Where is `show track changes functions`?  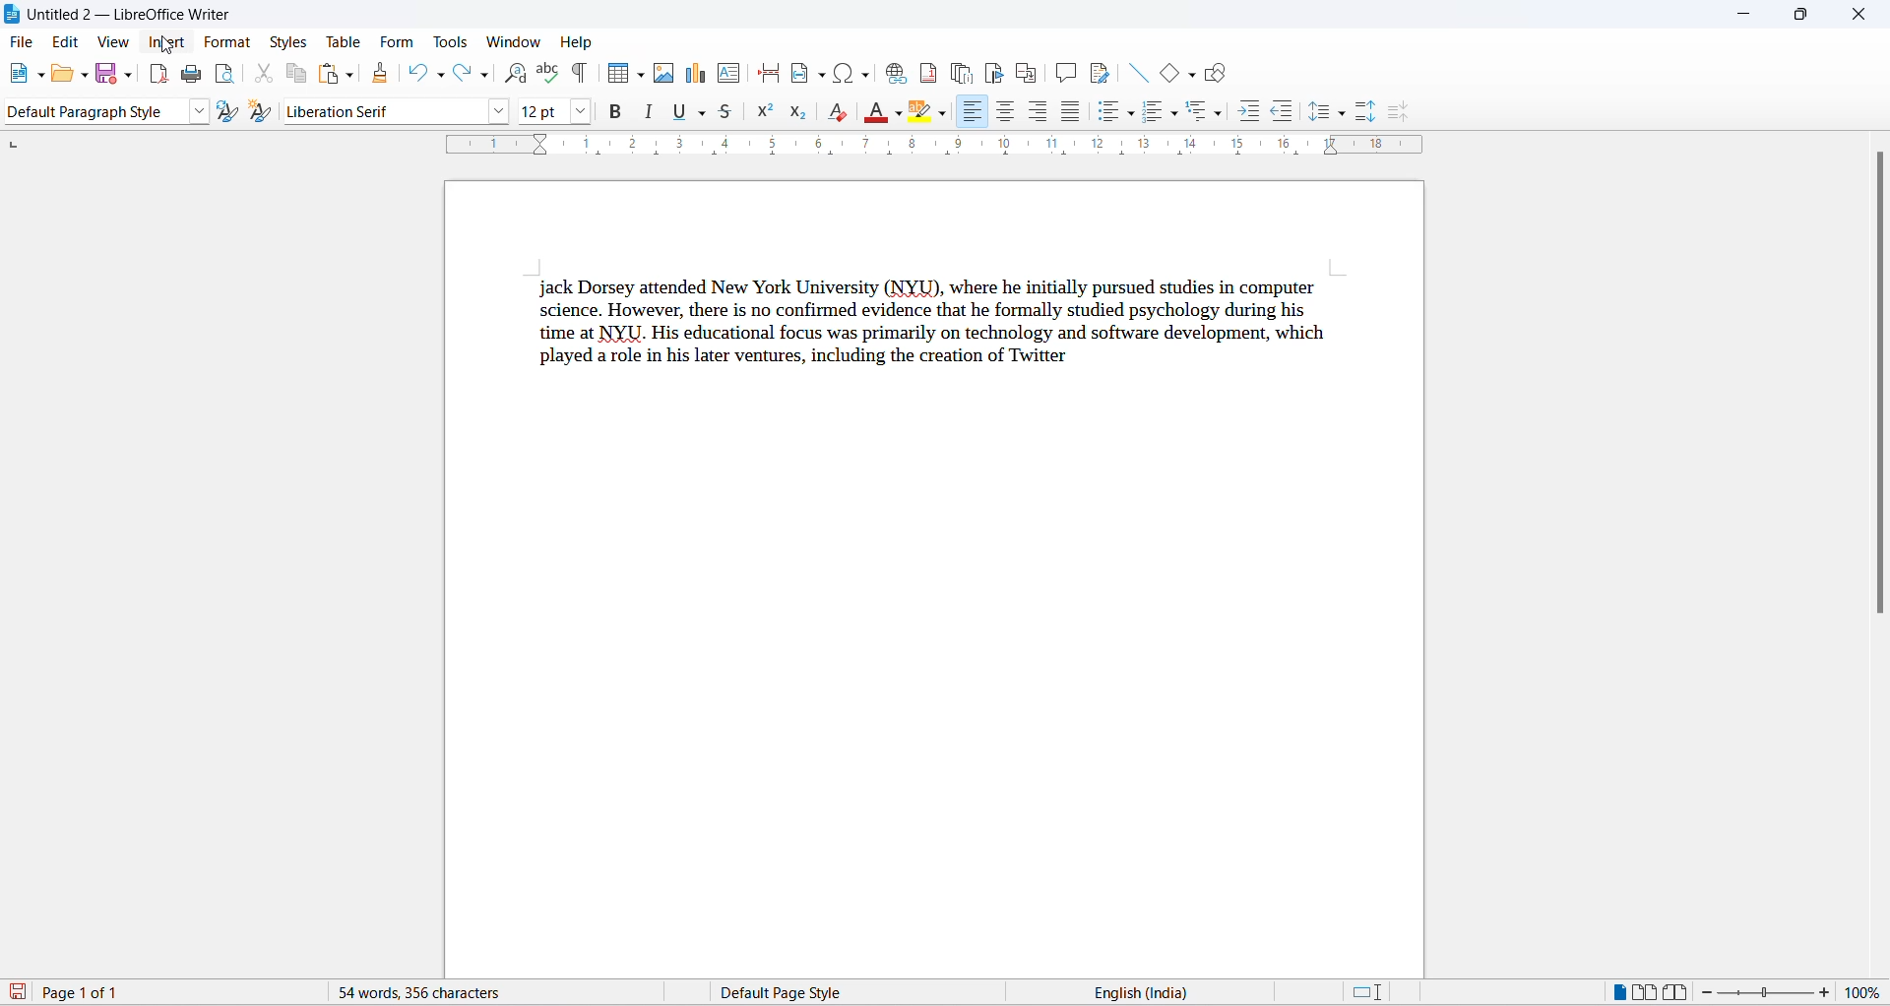
show track changes functions is located at coordinates (1102, 72).